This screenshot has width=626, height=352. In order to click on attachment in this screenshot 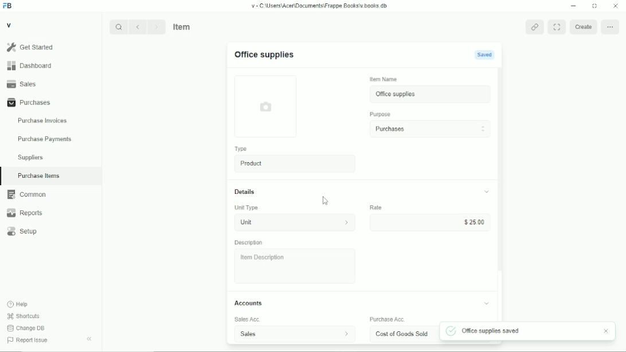, I will do `click(535, 27)`.